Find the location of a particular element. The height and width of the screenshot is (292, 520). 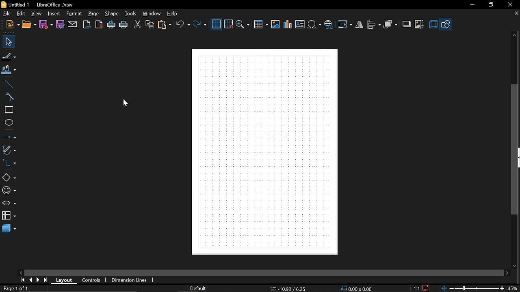

shadow is located at coordinates (406, 24).